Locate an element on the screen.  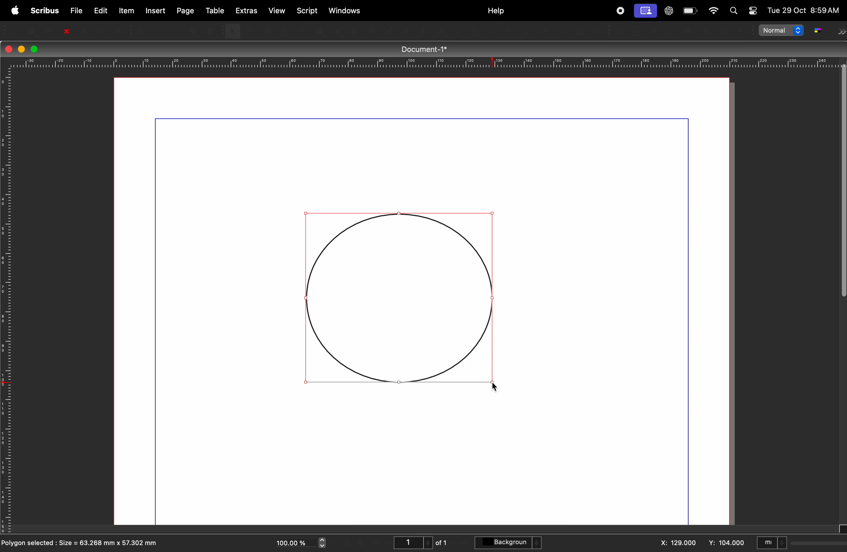
battery is located at coordinates (690, 11).